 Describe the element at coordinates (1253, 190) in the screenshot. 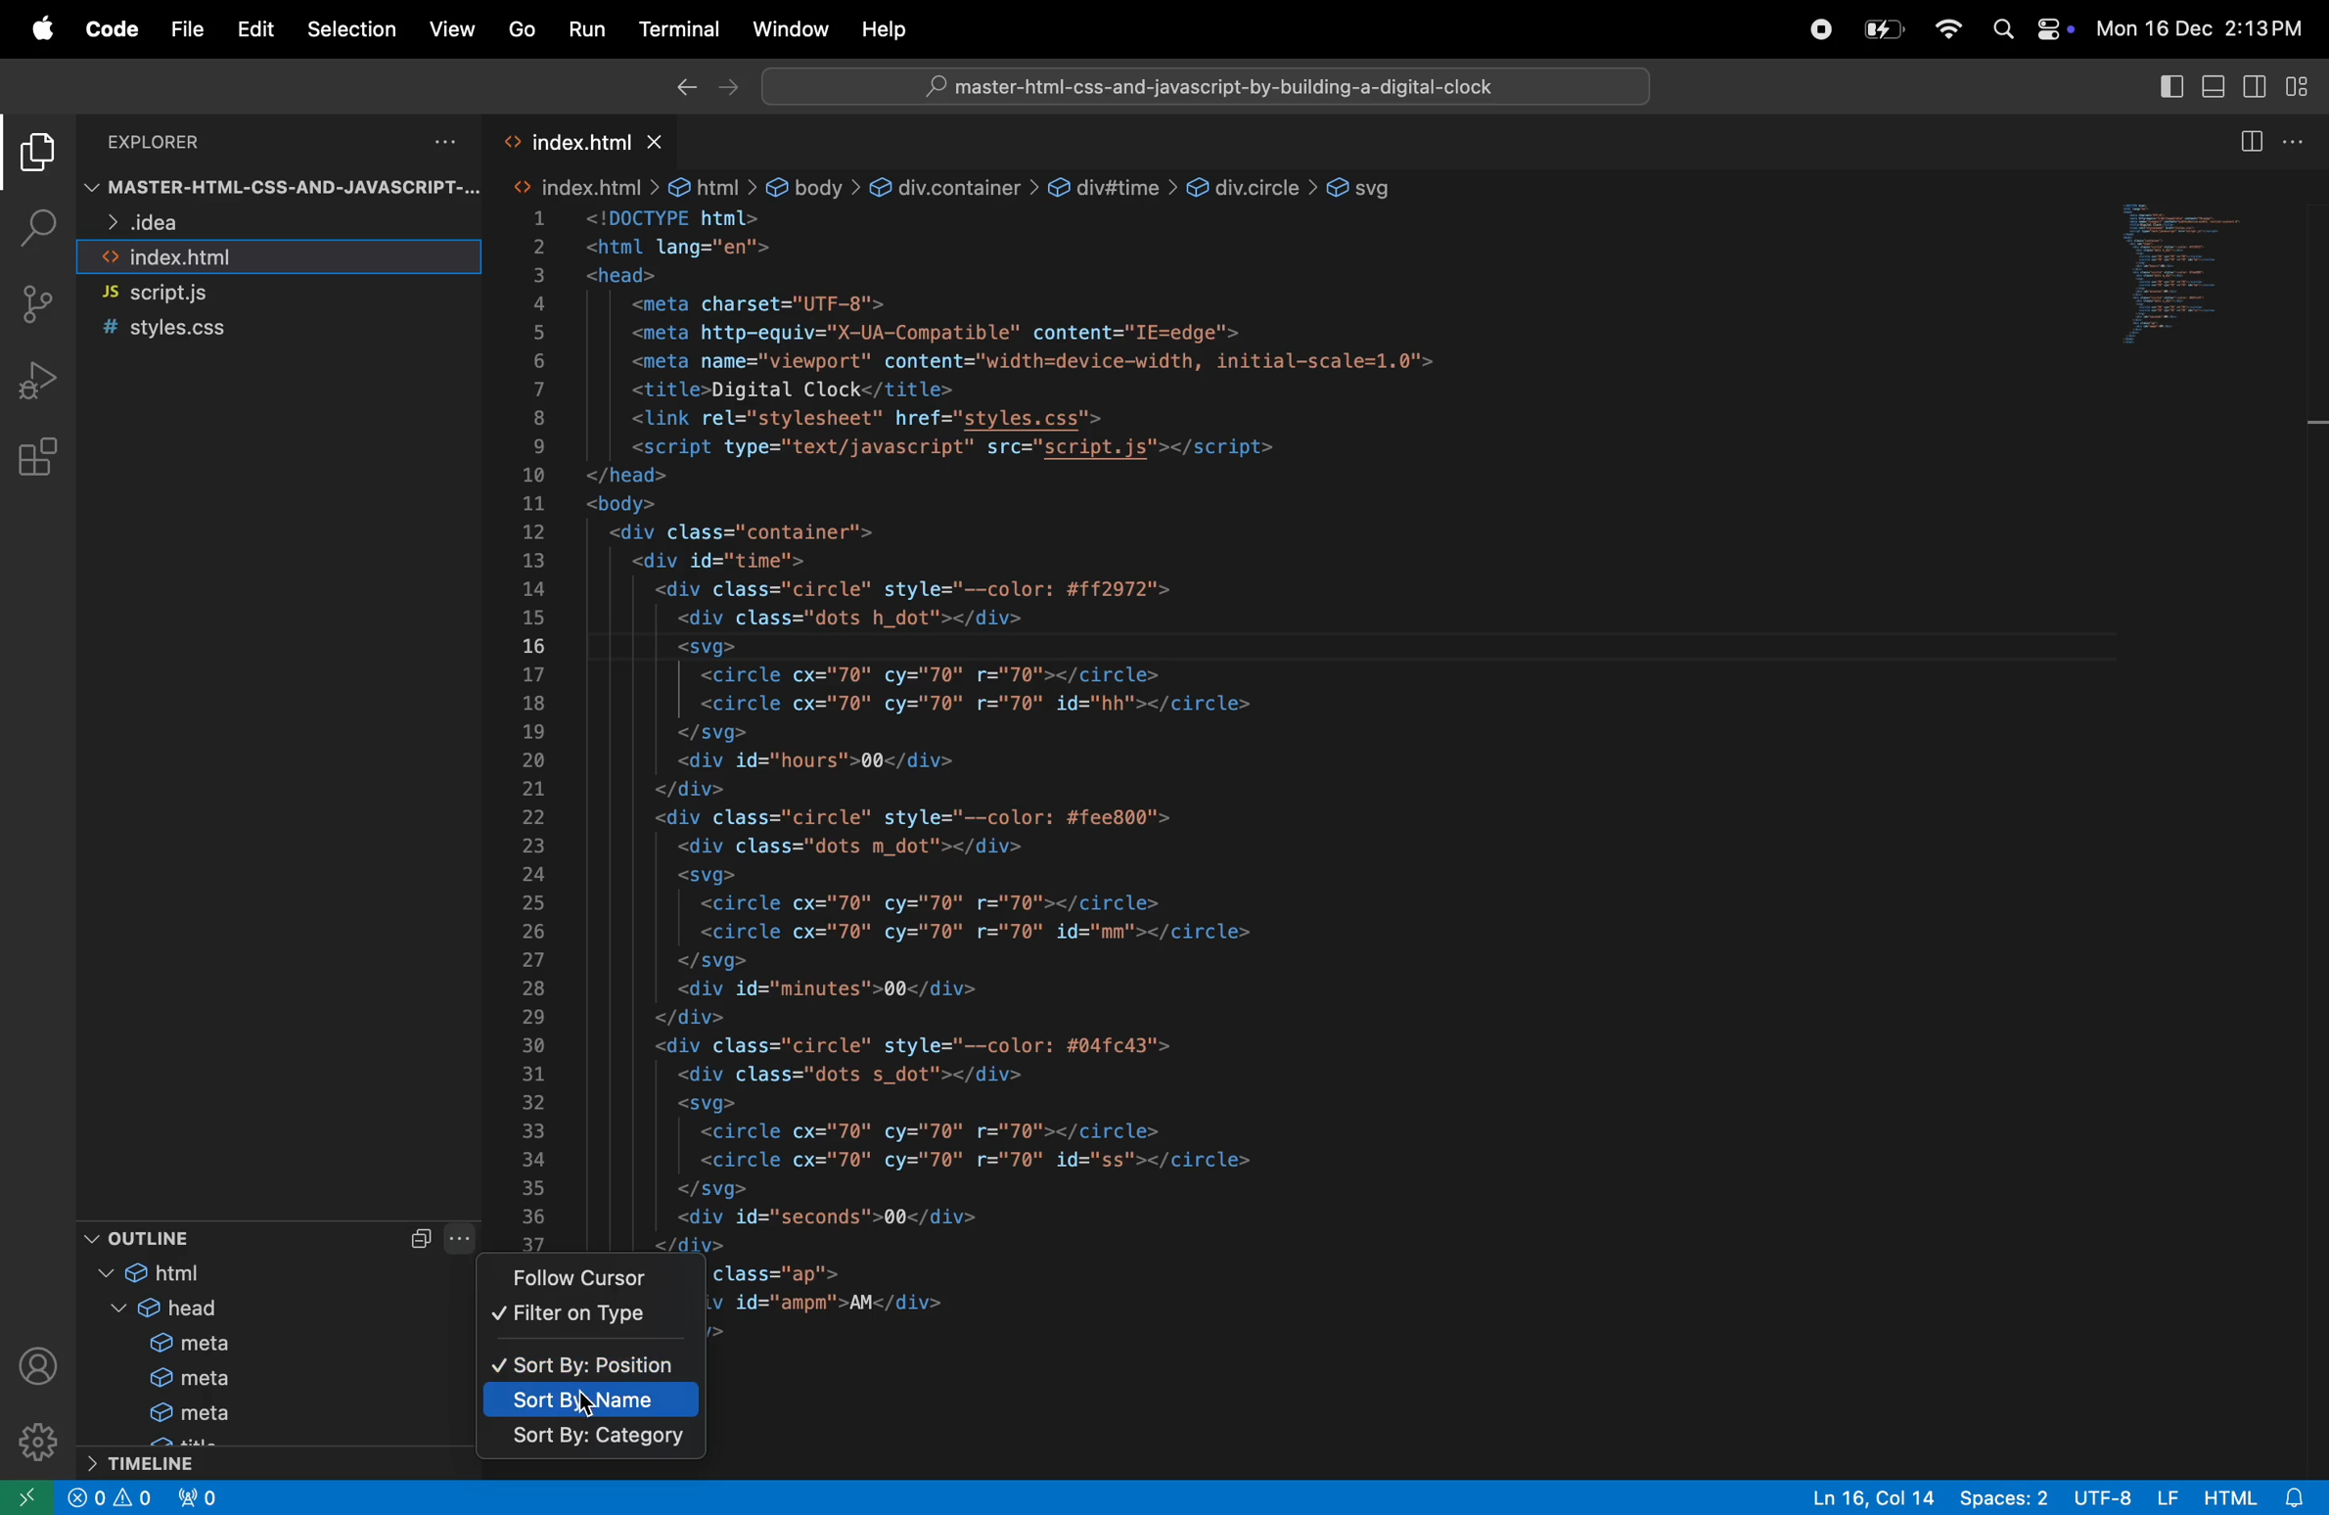

I see `div` at that location.